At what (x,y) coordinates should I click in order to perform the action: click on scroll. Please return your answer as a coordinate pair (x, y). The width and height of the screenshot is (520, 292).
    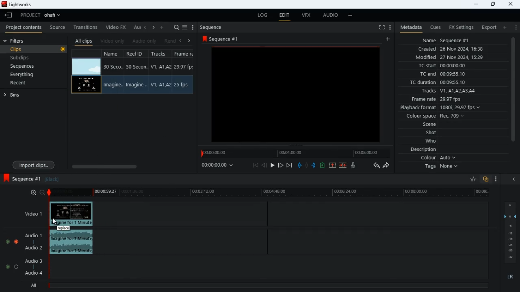
    Looking at the image, I should click on (513, 94).